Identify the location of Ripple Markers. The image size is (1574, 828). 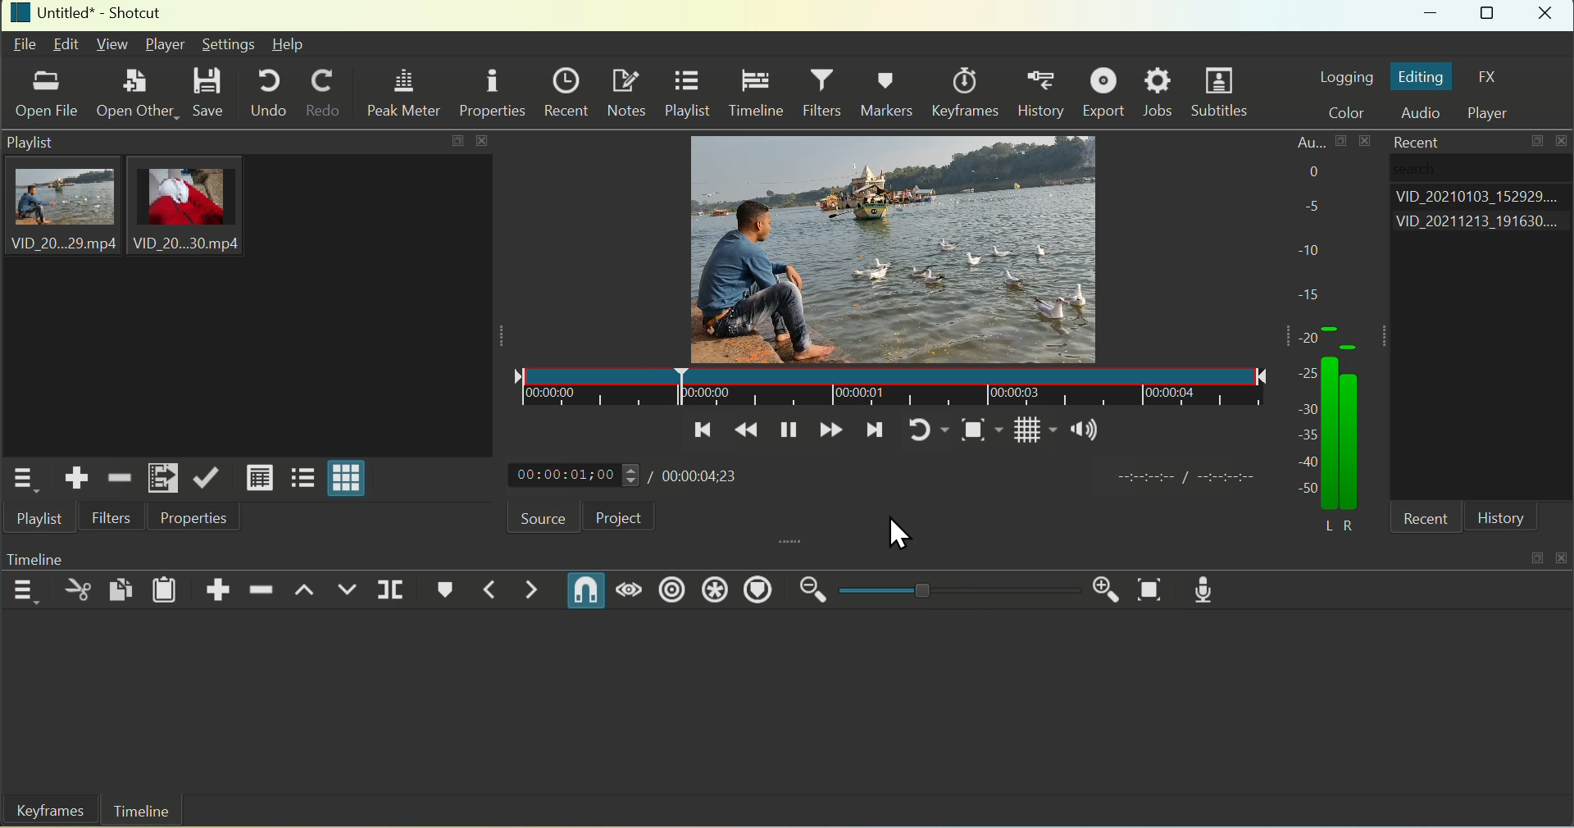
(763, 591).